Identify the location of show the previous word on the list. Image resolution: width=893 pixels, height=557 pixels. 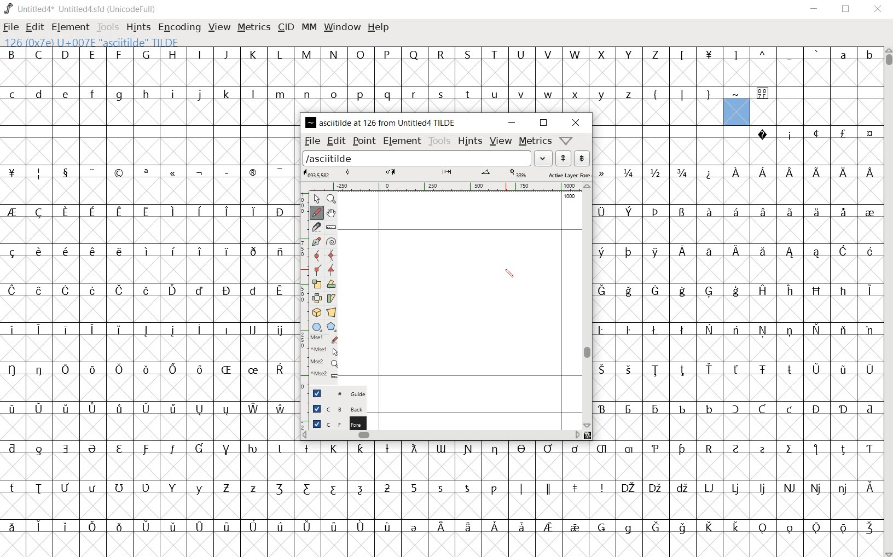
(582, 158).